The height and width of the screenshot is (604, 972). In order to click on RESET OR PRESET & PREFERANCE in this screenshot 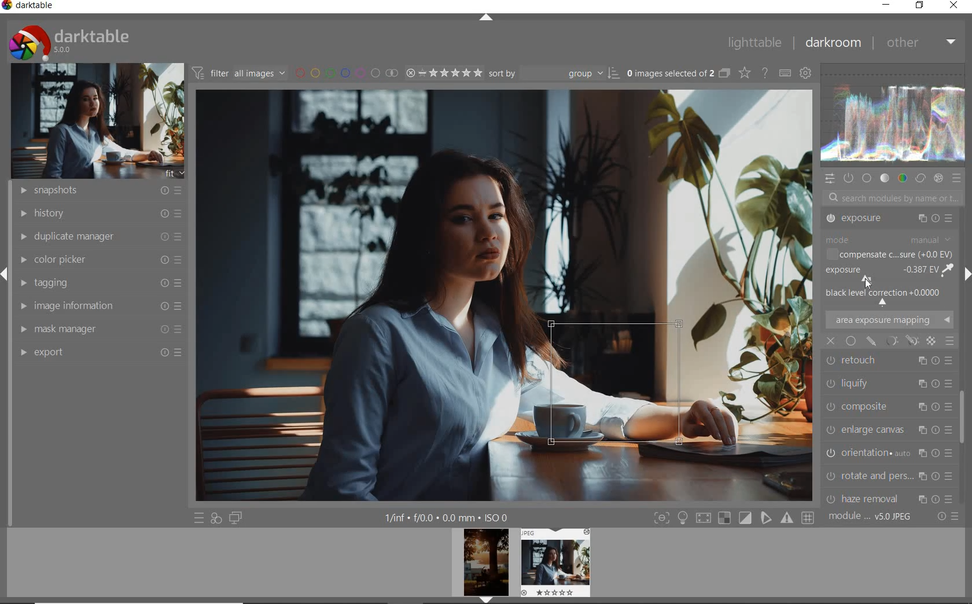, I will do `click(947, 518)`.